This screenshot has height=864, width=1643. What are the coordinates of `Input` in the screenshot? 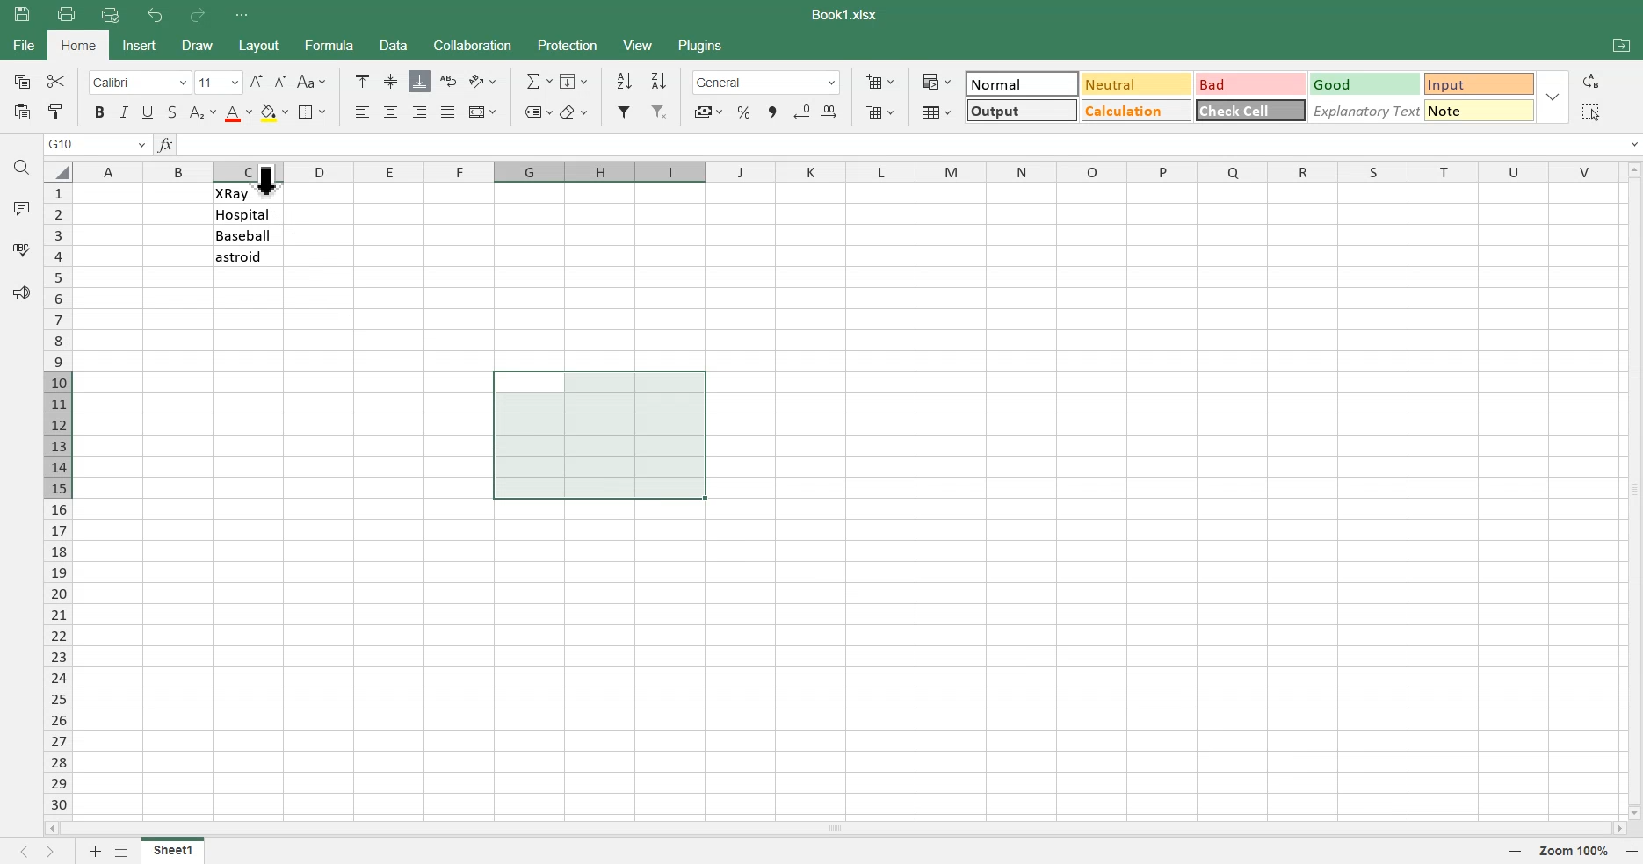 It's located at (1476, 82).